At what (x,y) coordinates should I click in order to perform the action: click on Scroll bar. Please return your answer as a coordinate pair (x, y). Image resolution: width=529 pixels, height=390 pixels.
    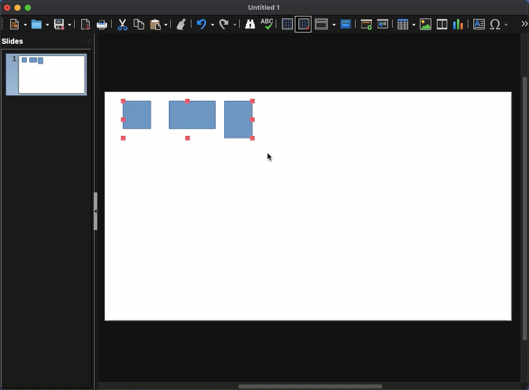
    Looking at the image, I should click on (312, 386).